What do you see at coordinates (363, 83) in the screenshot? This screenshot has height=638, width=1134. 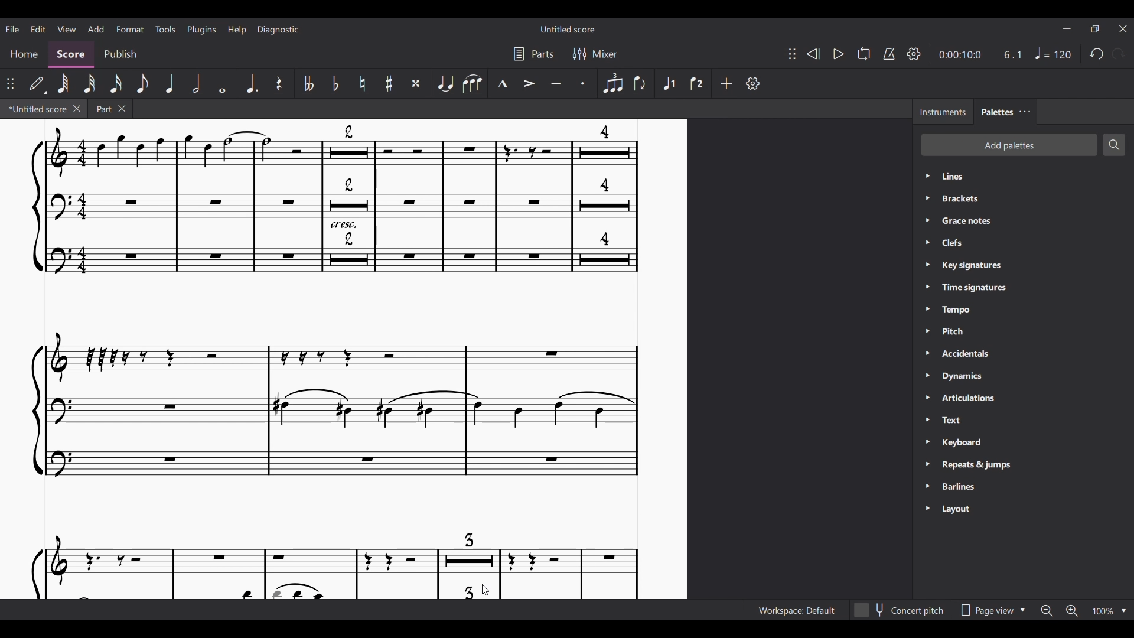 I see `Toggle natural` at bounding box center [363, 83].